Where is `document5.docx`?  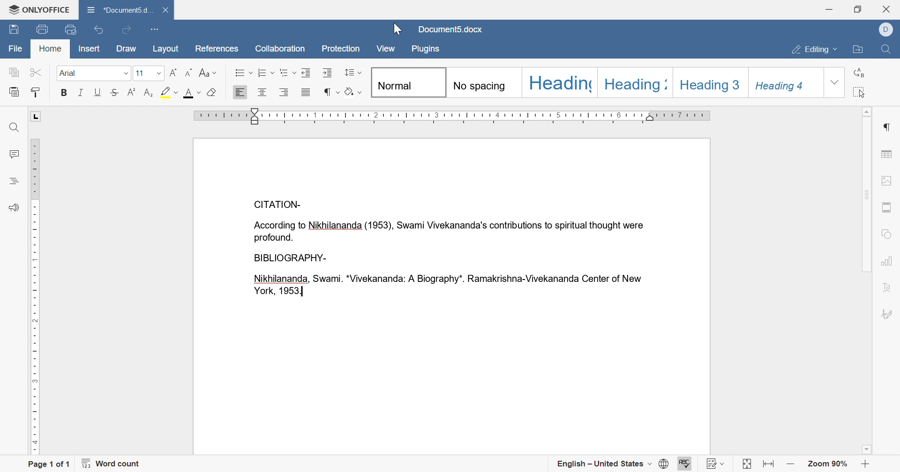 document5.docx is located at coordinates (446, 29).